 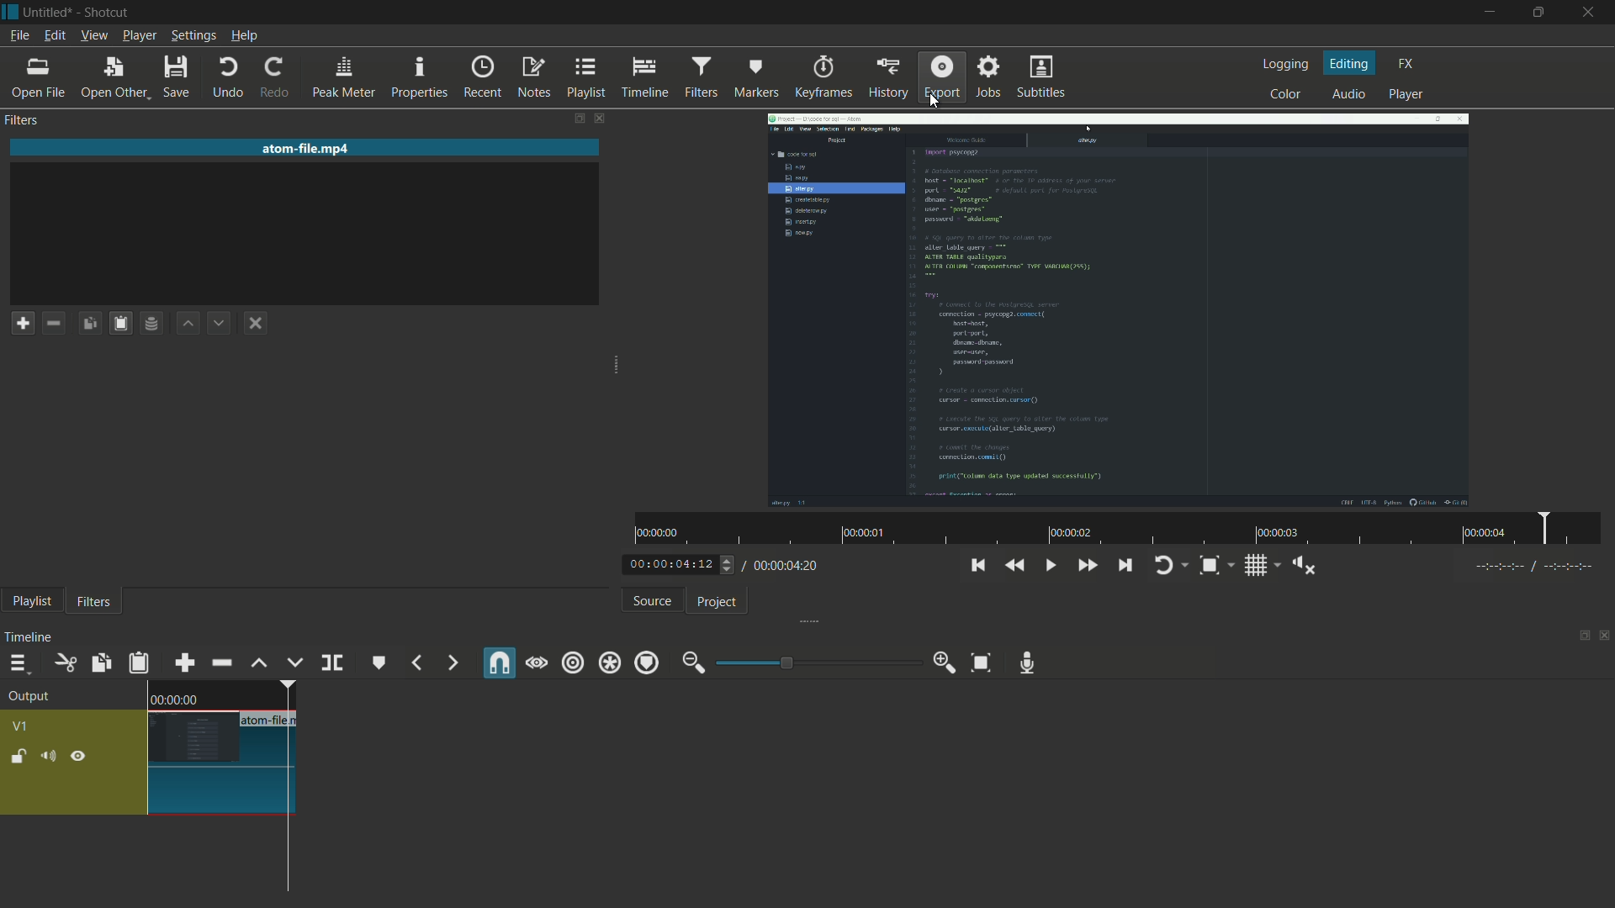 What do you see at coordinates (220, 322) in the screenshot?
I see `move filter down` at bounding box center [220, 322].